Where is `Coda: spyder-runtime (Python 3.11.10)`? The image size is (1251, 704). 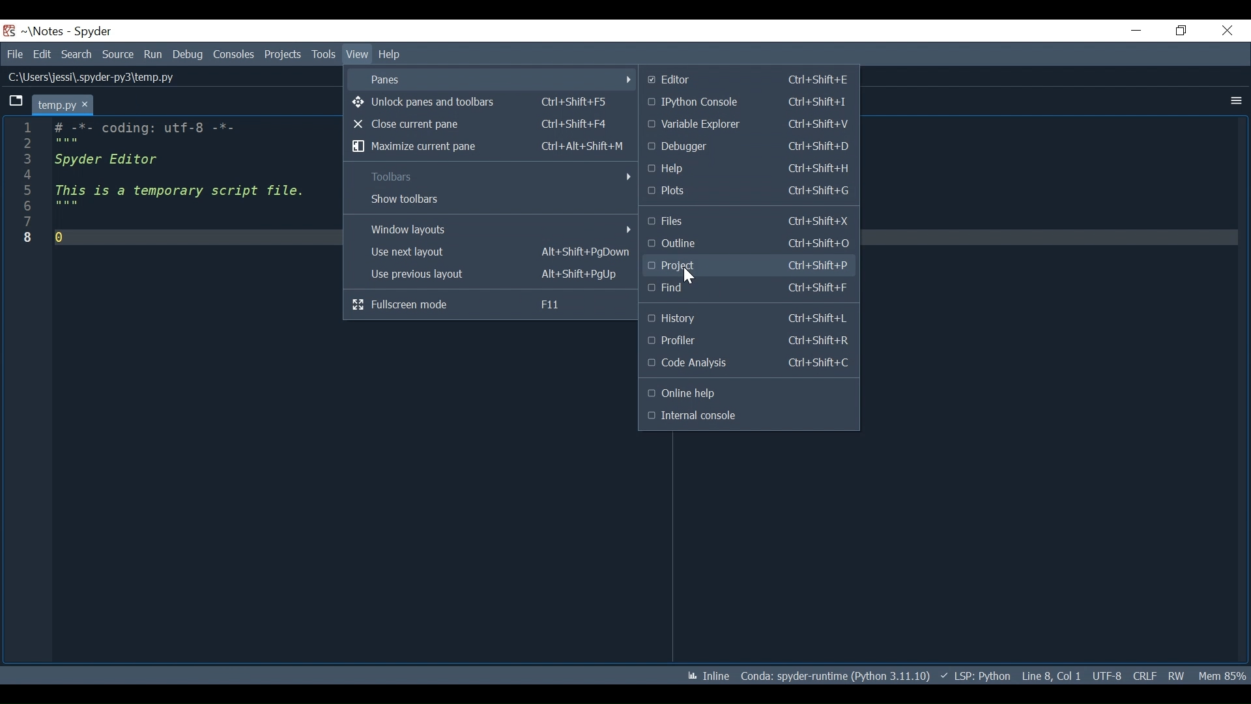
Coda: spyder-runtime (Python 3.11.10) is located at coordinates (837, 678).